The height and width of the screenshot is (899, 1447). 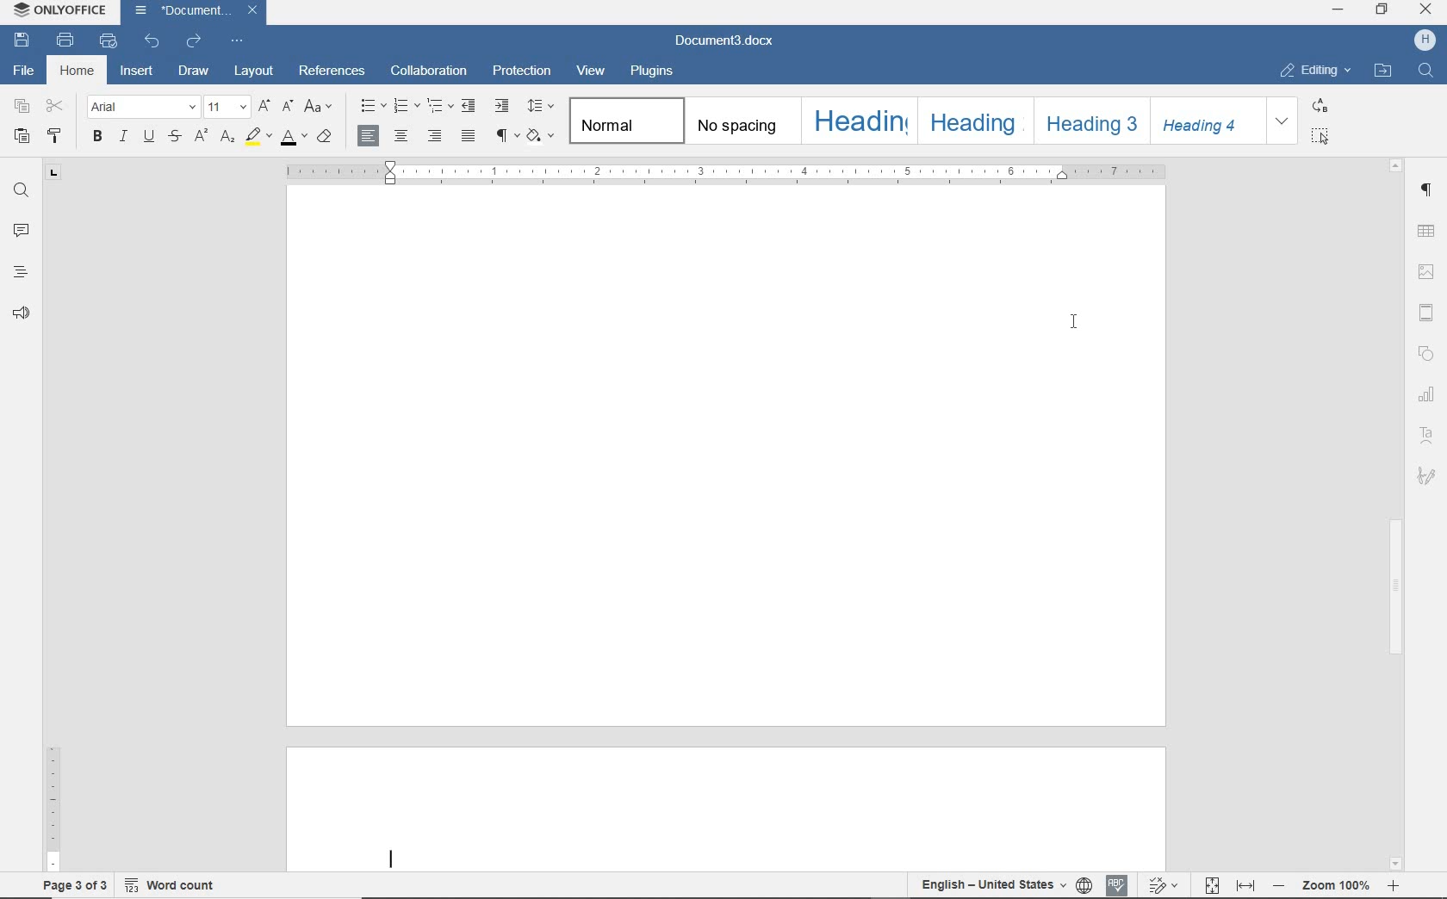 What do you see at coordinates (241, 39) in the screenshot?
I see `Customize quick access toolbar` at bounding box center [241, 39].